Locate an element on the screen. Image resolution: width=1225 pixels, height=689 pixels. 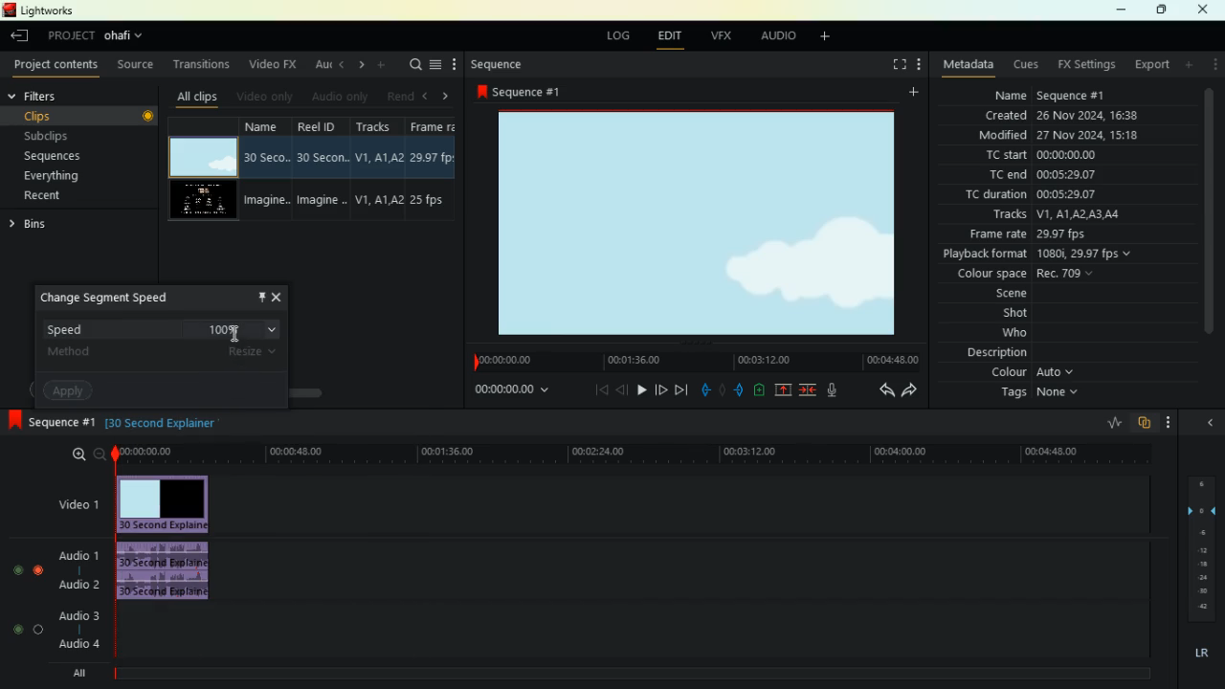
name is located at coordinates (270, 170).